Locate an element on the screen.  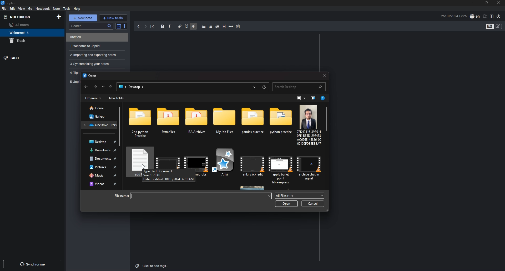
folder is located at coordinates (198, 123).